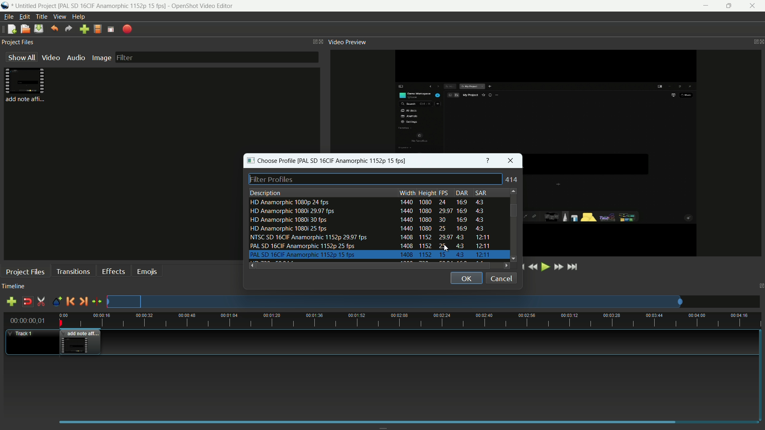 The image size is (765, 430). What do you see at coordinates (427, 193) in the screenshot?
I see `height` at bounding box center [427, 193].